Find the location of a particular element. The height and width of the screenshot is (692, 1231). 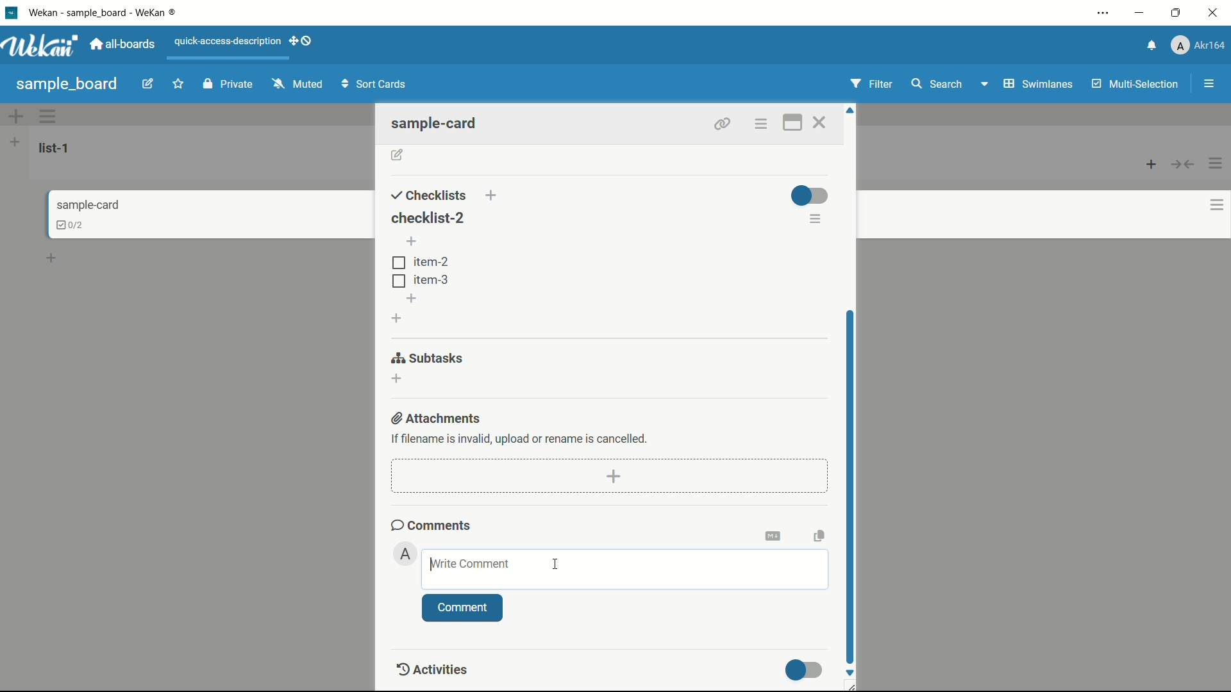

notifications is located at coordinates (1153, 44).